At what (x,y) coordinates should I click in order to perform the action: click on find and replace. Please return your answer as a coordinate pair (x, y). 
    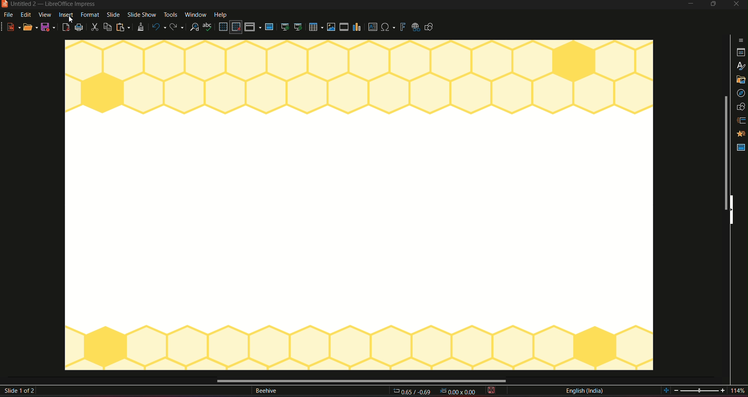
    Looking at the image, I should click on (195, 27).